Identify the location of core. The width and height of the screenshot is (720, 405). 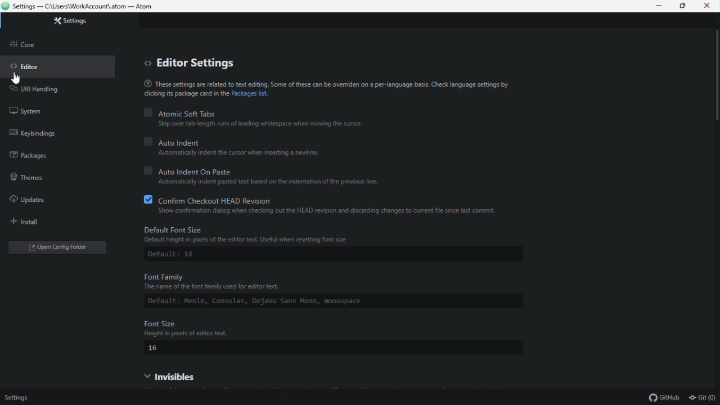
(29, 47).